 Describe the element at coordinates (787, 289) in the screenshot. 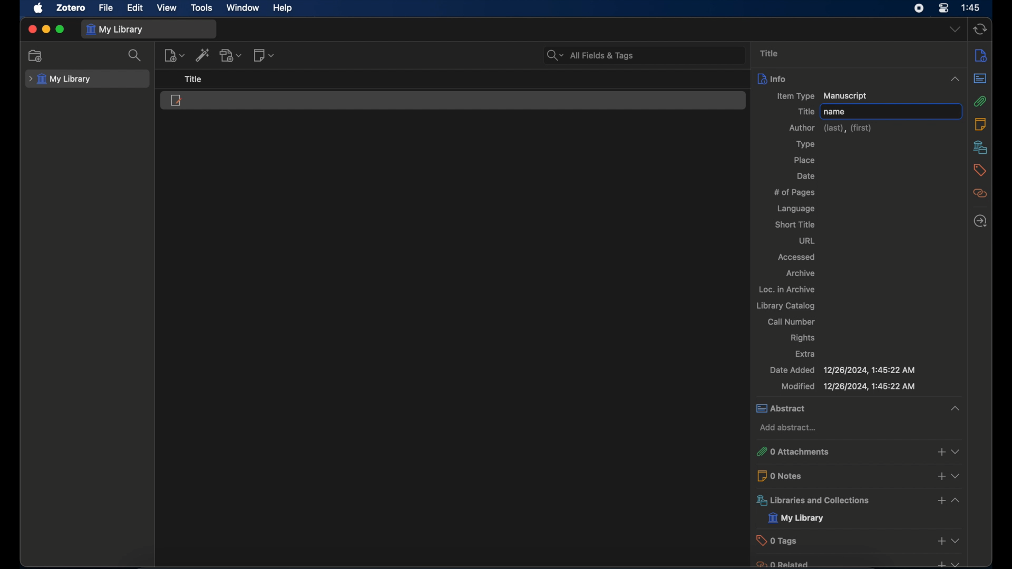

I see `loc. in archive` at that location.